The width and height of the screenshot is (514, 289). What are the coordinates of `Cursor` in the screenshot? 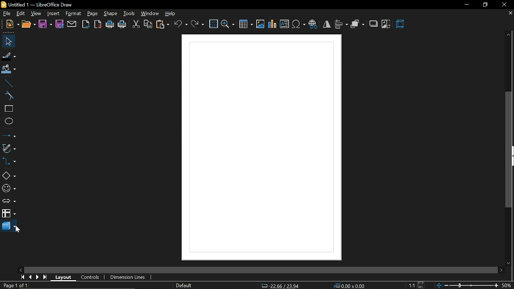 It's located at (16, 228).